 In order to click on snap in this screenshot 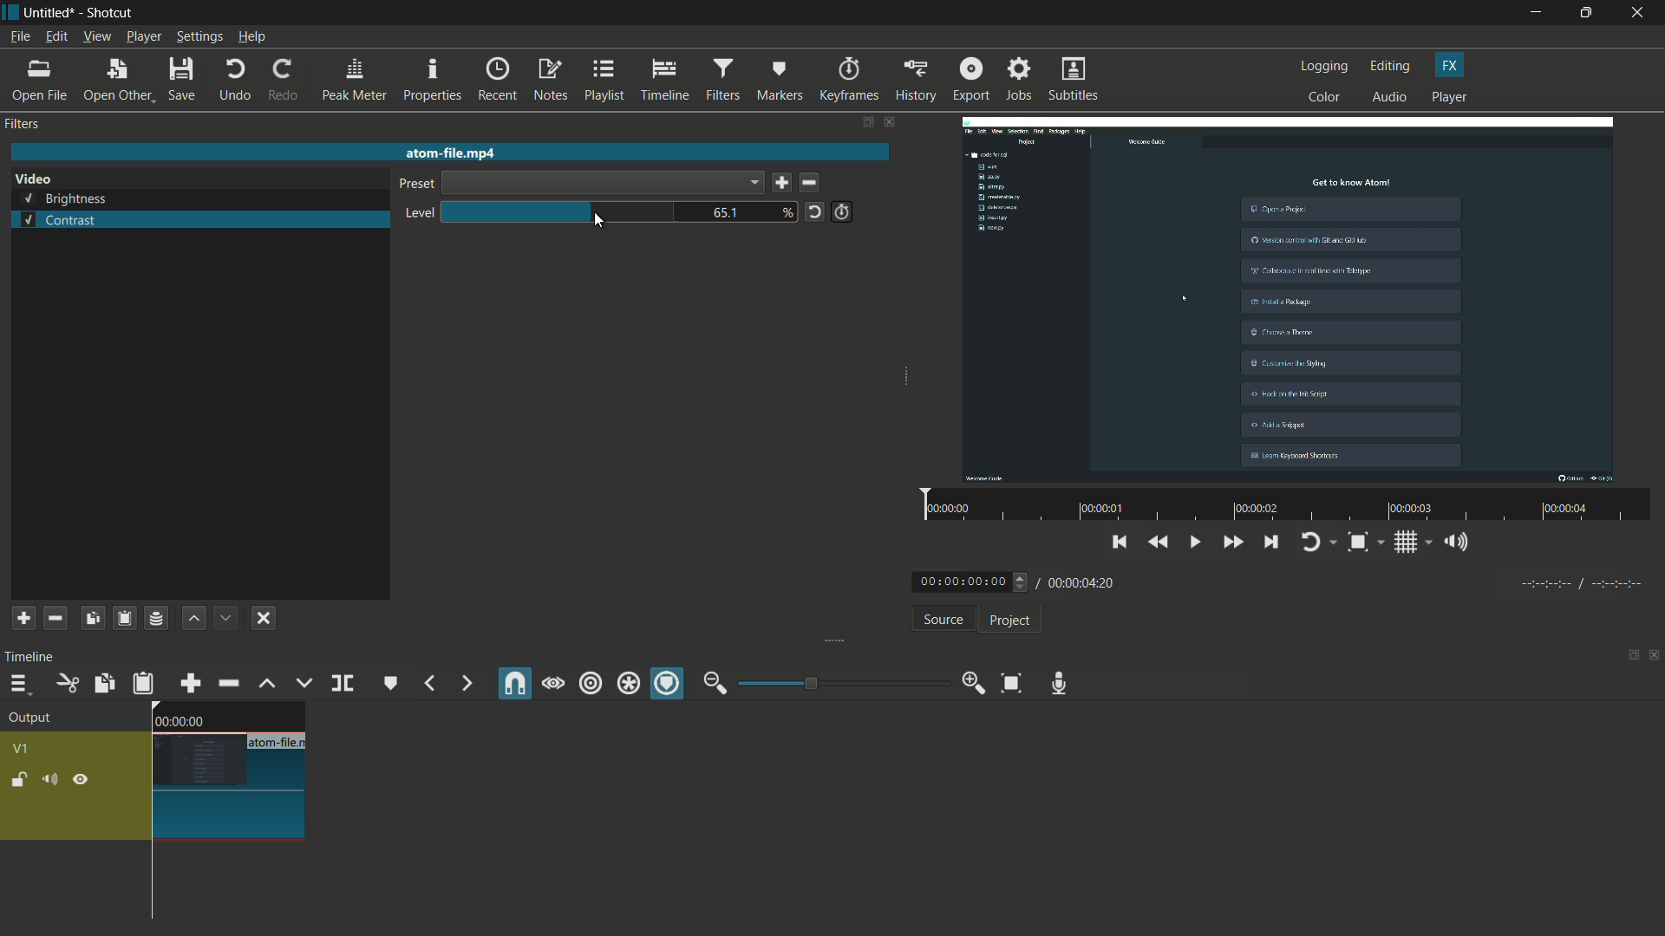, I will do `click(516, 684)`.